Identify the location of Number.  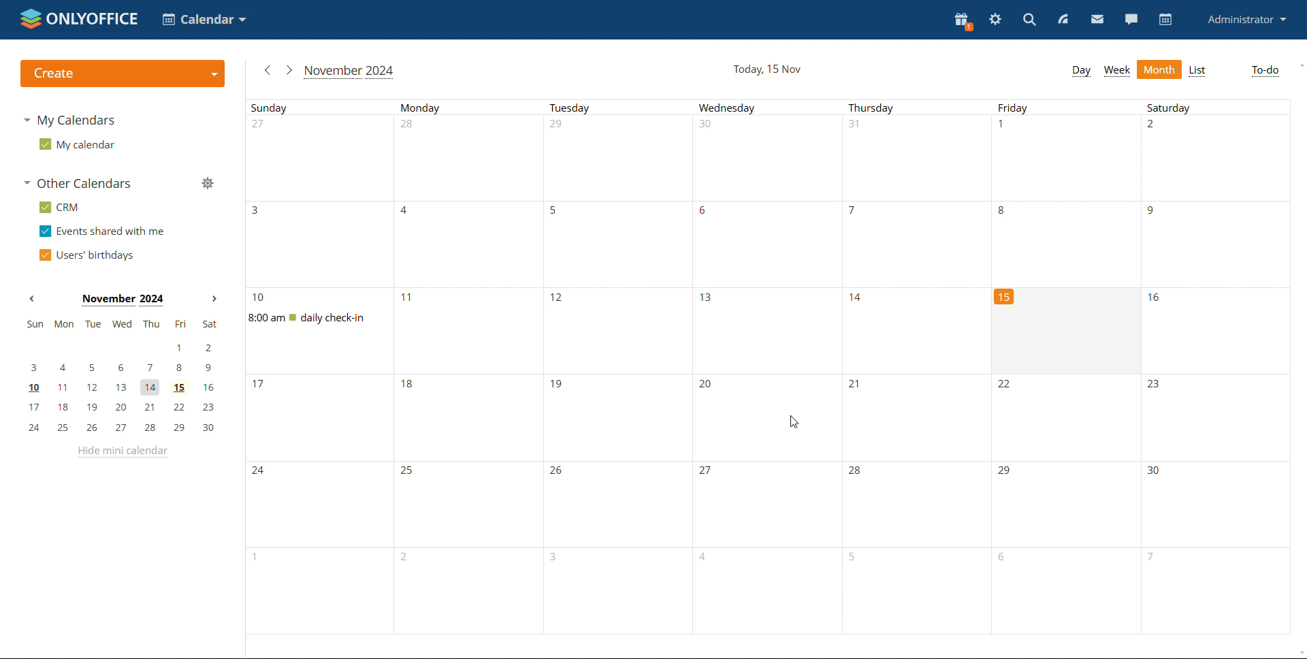
(410, 127).